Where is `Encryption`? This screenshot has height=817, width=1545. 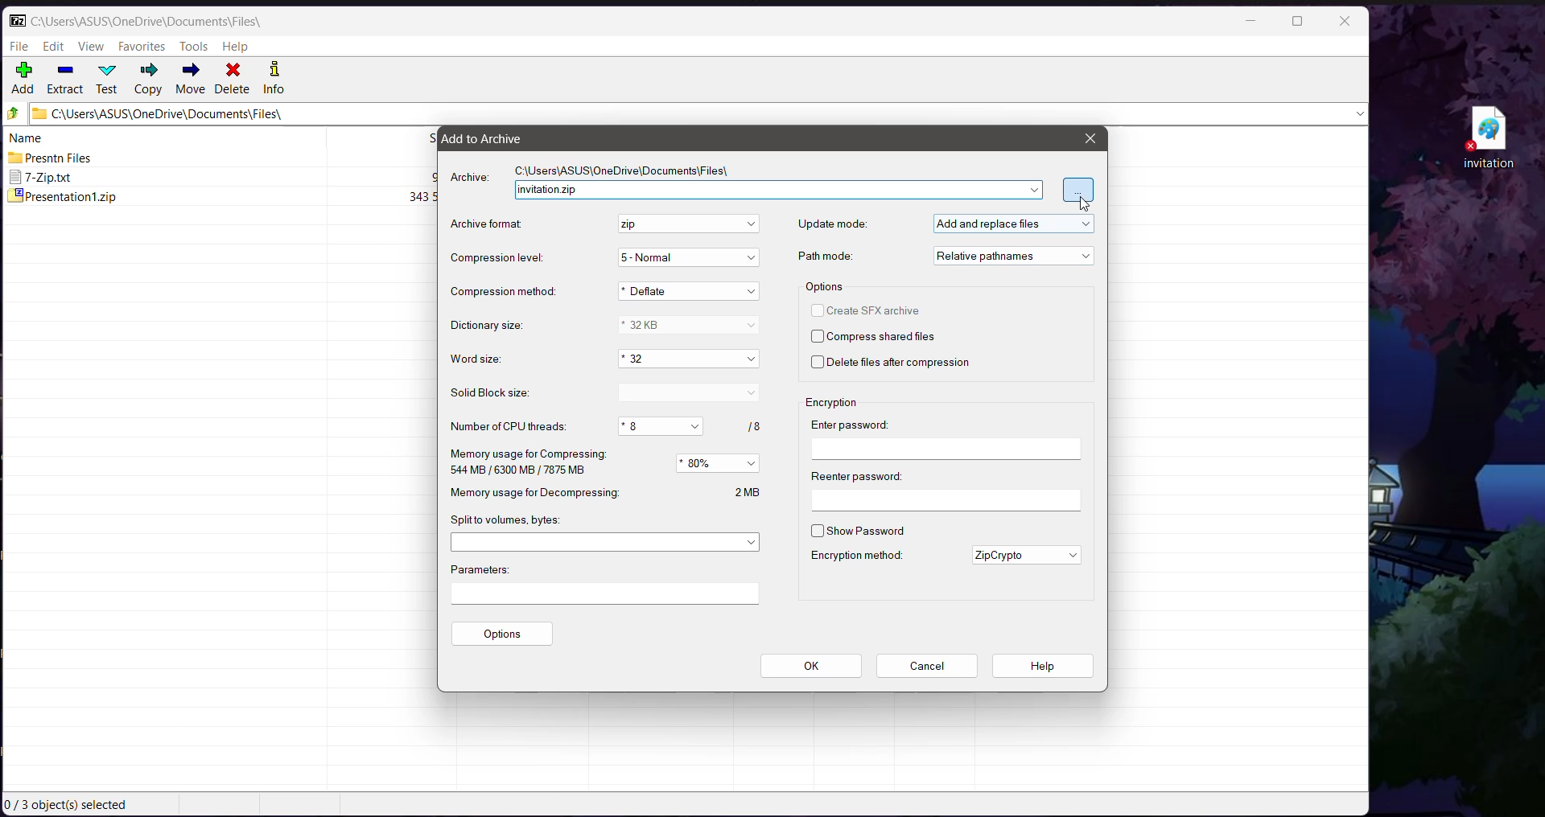
Encryption is located at coordinates (838, 401).